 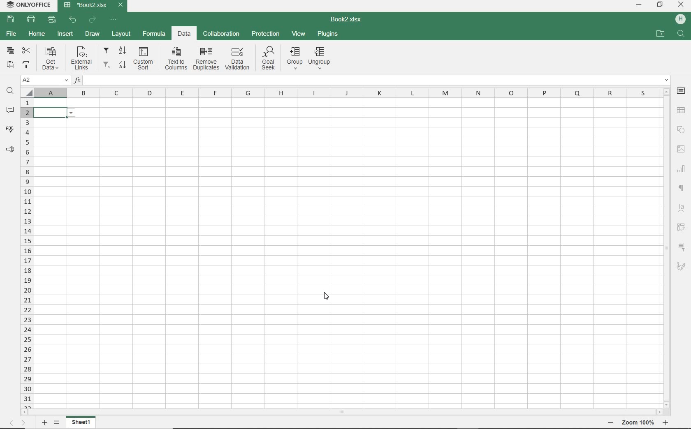 What do you see at coordinates (682, 208) in the screenshot?
I see `TEXT ART` at bounding box center [682, 208].